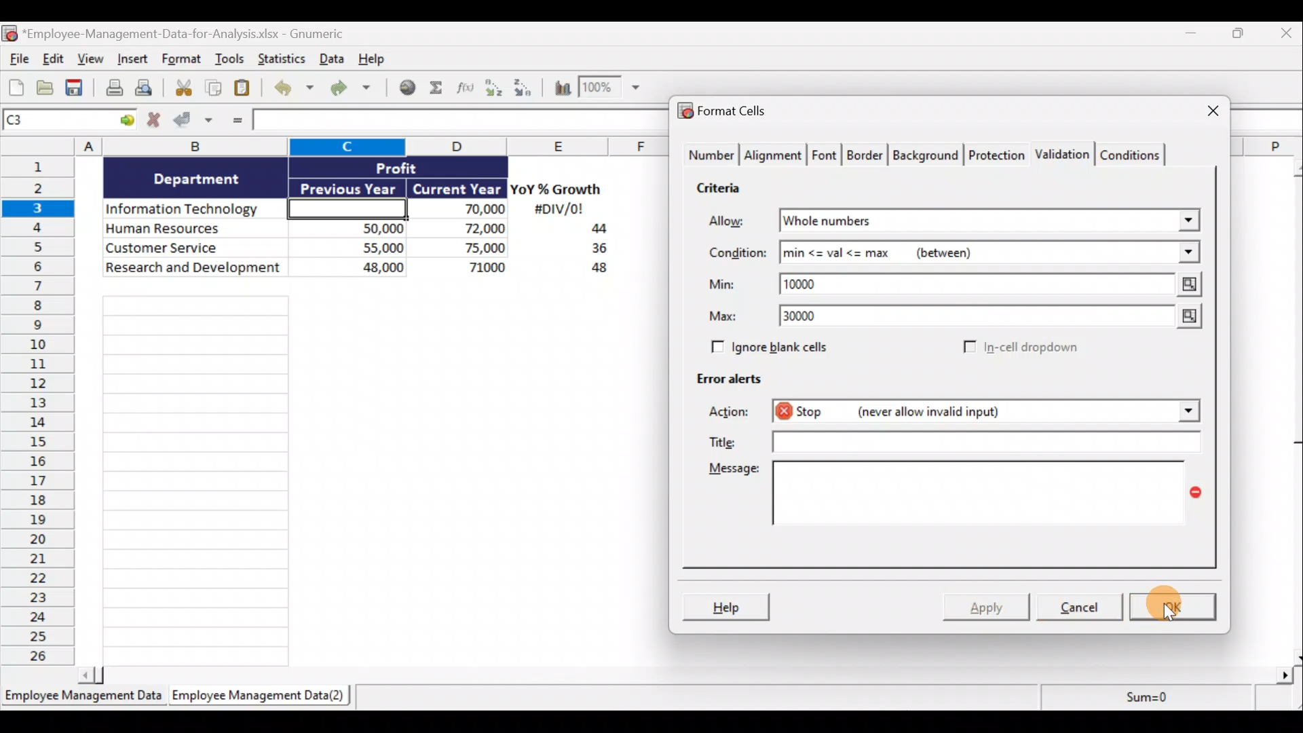 Image resolution: width=1303 pixels, height=733 pixels. I want to click on Protection, so click(996, 153).